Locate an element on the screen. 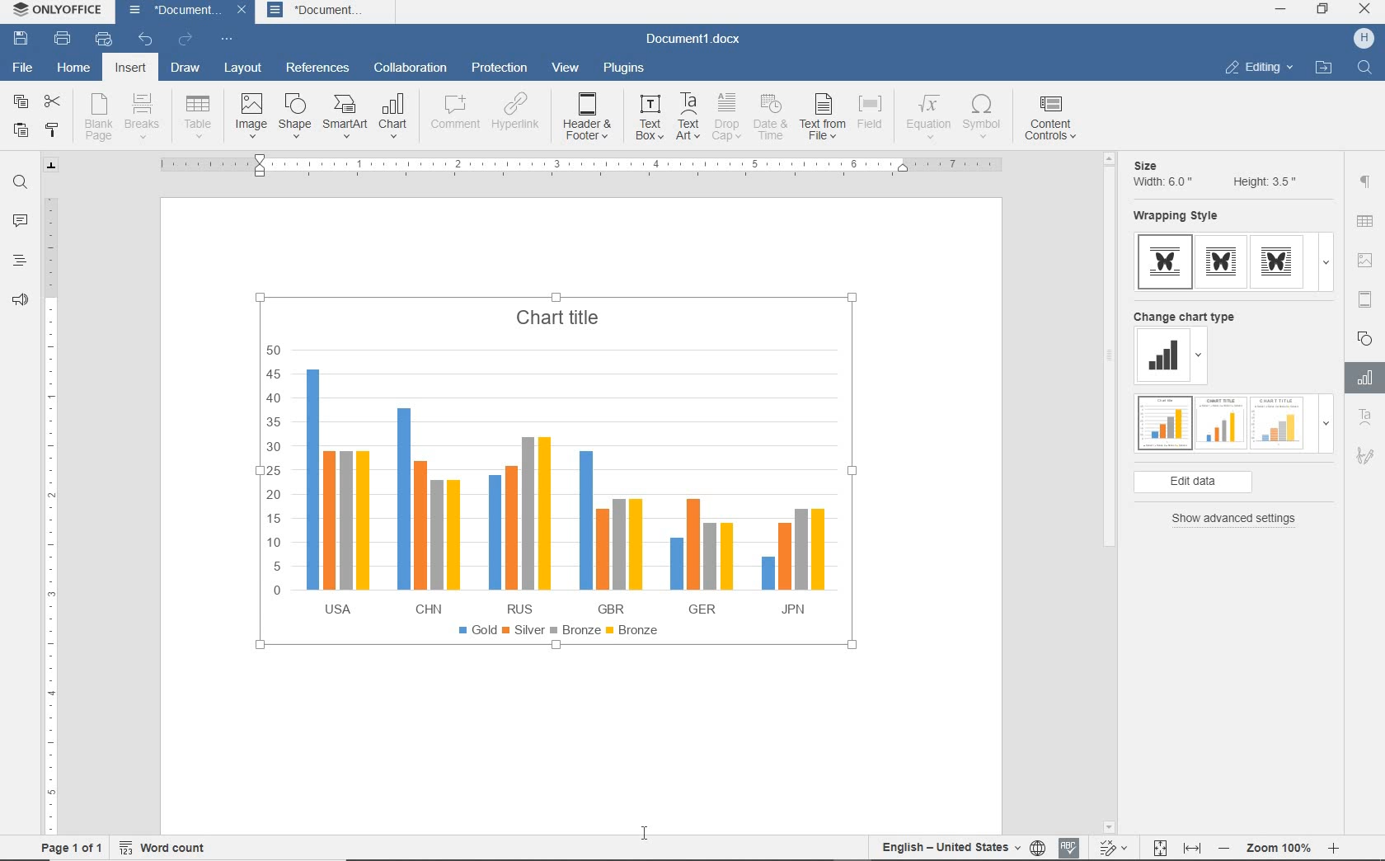 Image resolution: width=1385 pixels, height=861 pixels. type 3 is located at coordinates (1281, 261).